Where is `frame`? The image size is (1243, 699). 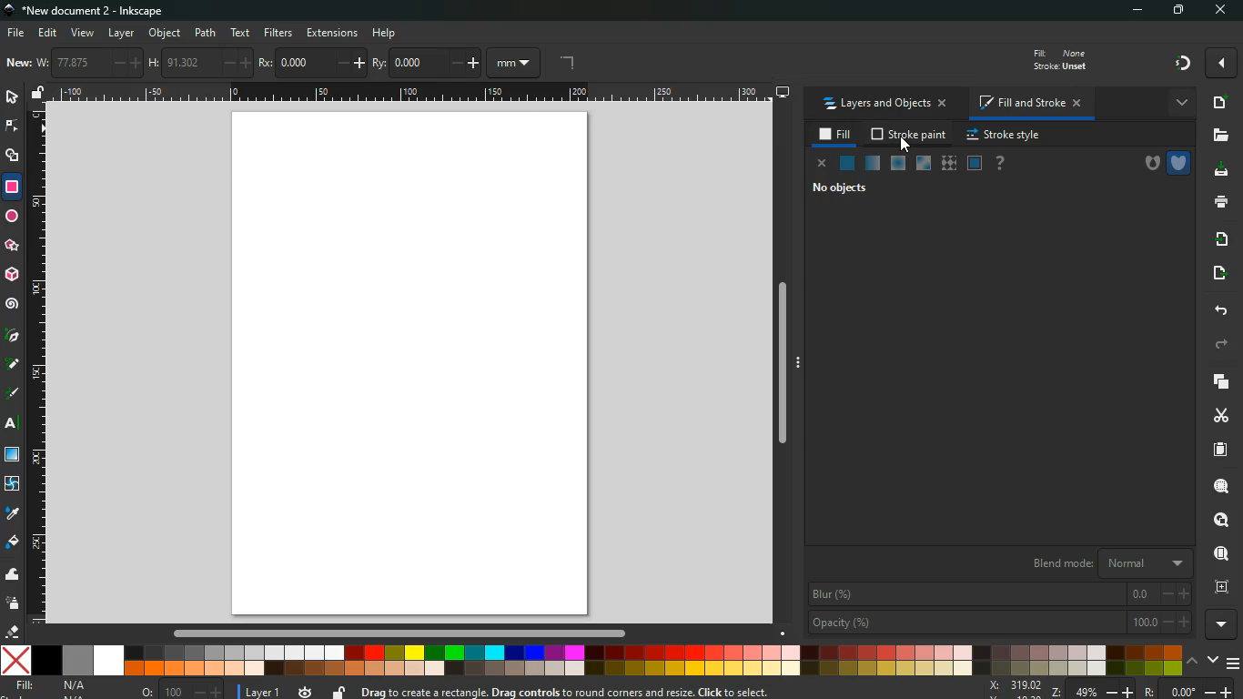
frame is located at coordinates (1220, 587).